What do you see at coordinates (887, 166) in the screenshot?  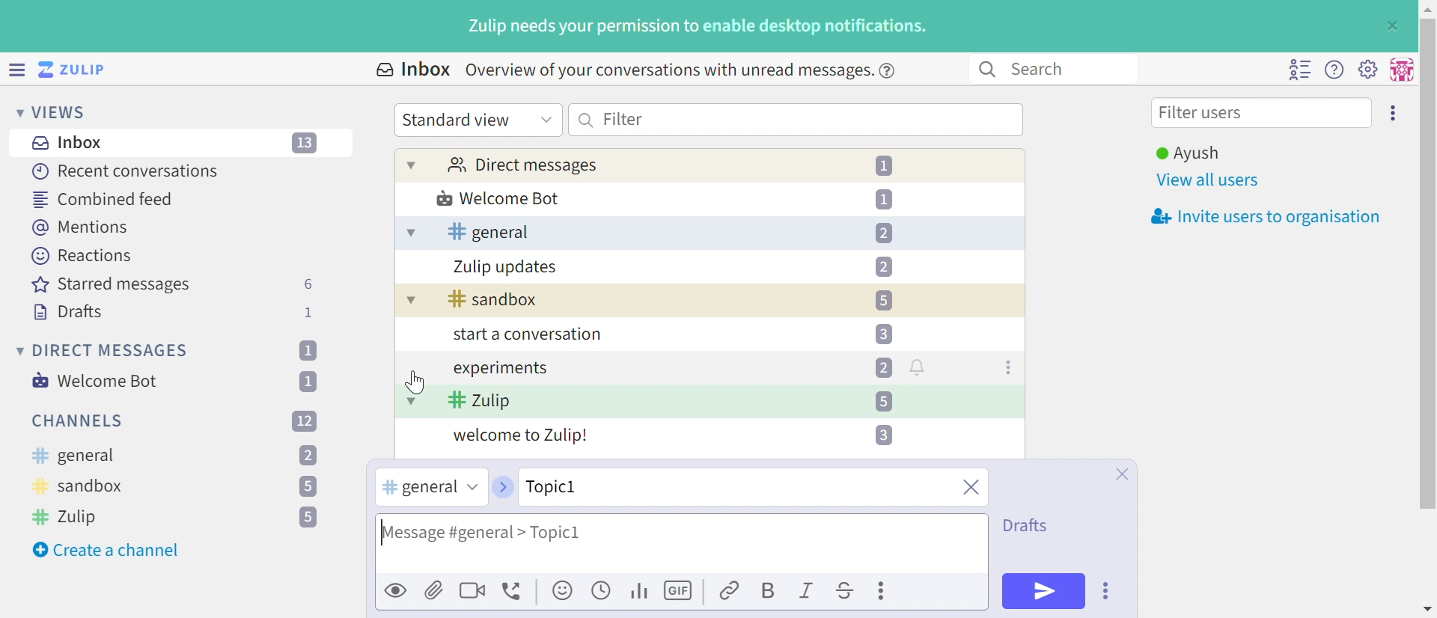 I see `1` at bounding box center [887, 166].